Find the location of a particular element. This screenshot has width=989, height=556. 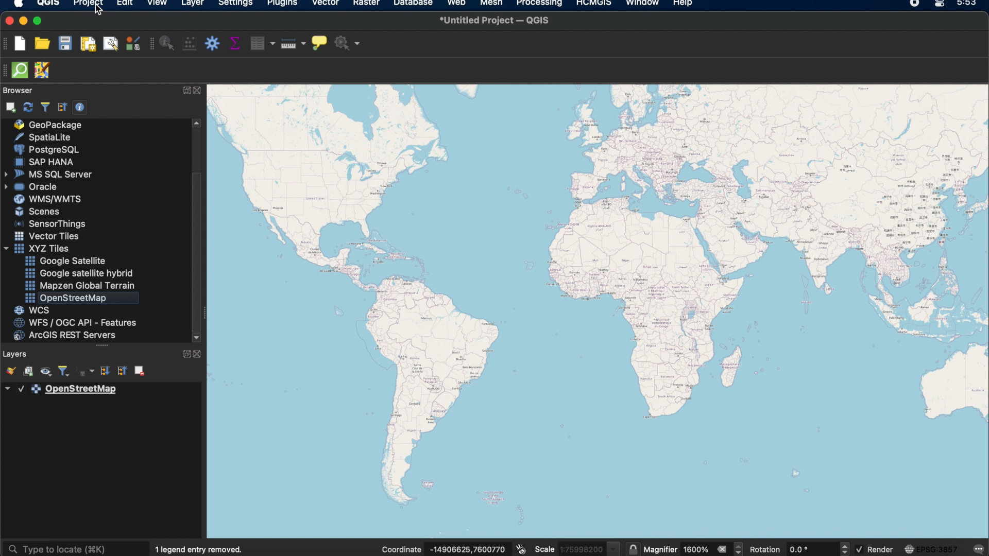

show layout manager is located at coordinates (110, 43).